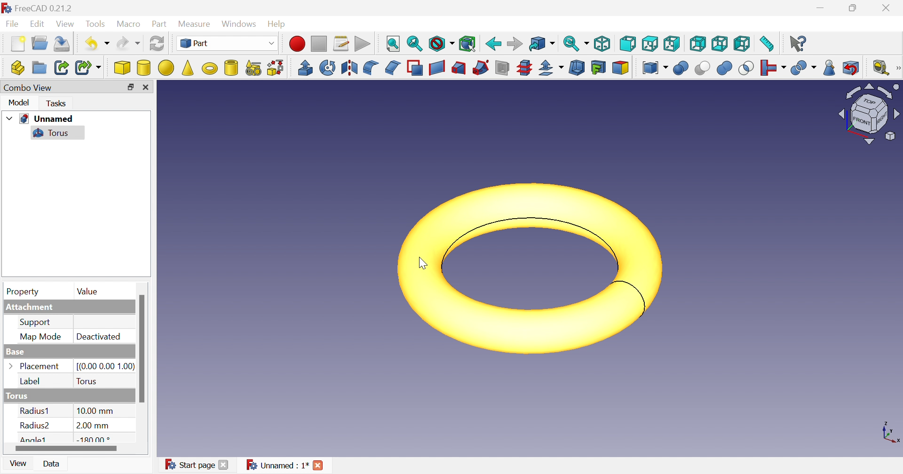 The image size is (903, 474). I want to click on Create part, so click(18, 68).